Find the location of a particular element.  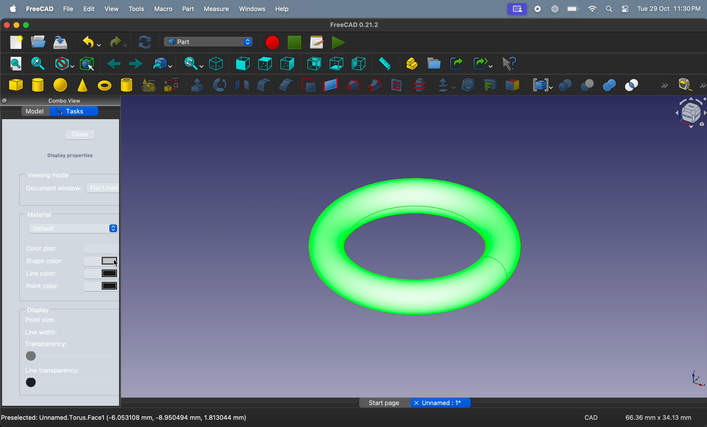

66.36 mm * 34.13 mm is located at coordinates (659, 418).